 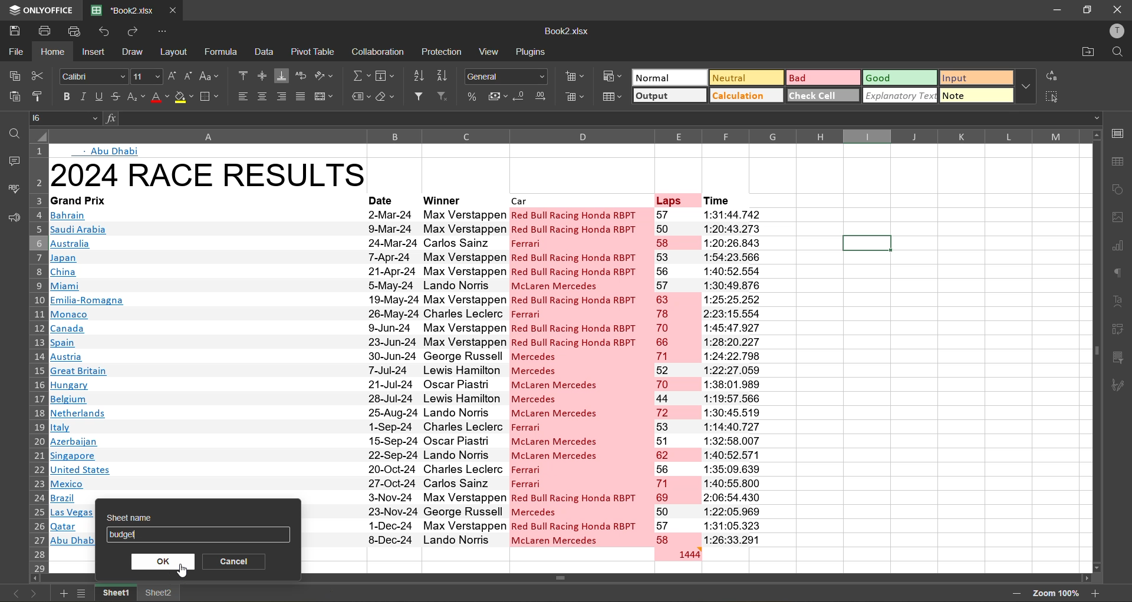 What do you see at coordinates (575, 97) in the screenshot?
I see `delete cells` at bounding box center [575, 97].